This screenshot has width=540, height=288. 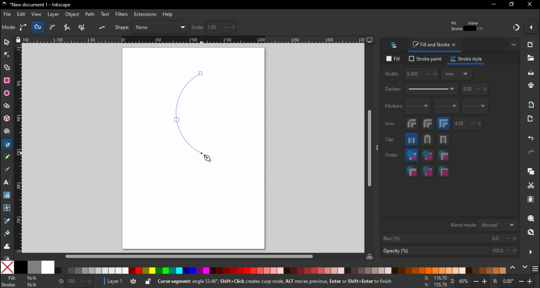 I want to click on zoom im/zoom out, so click(x=472, y=281).